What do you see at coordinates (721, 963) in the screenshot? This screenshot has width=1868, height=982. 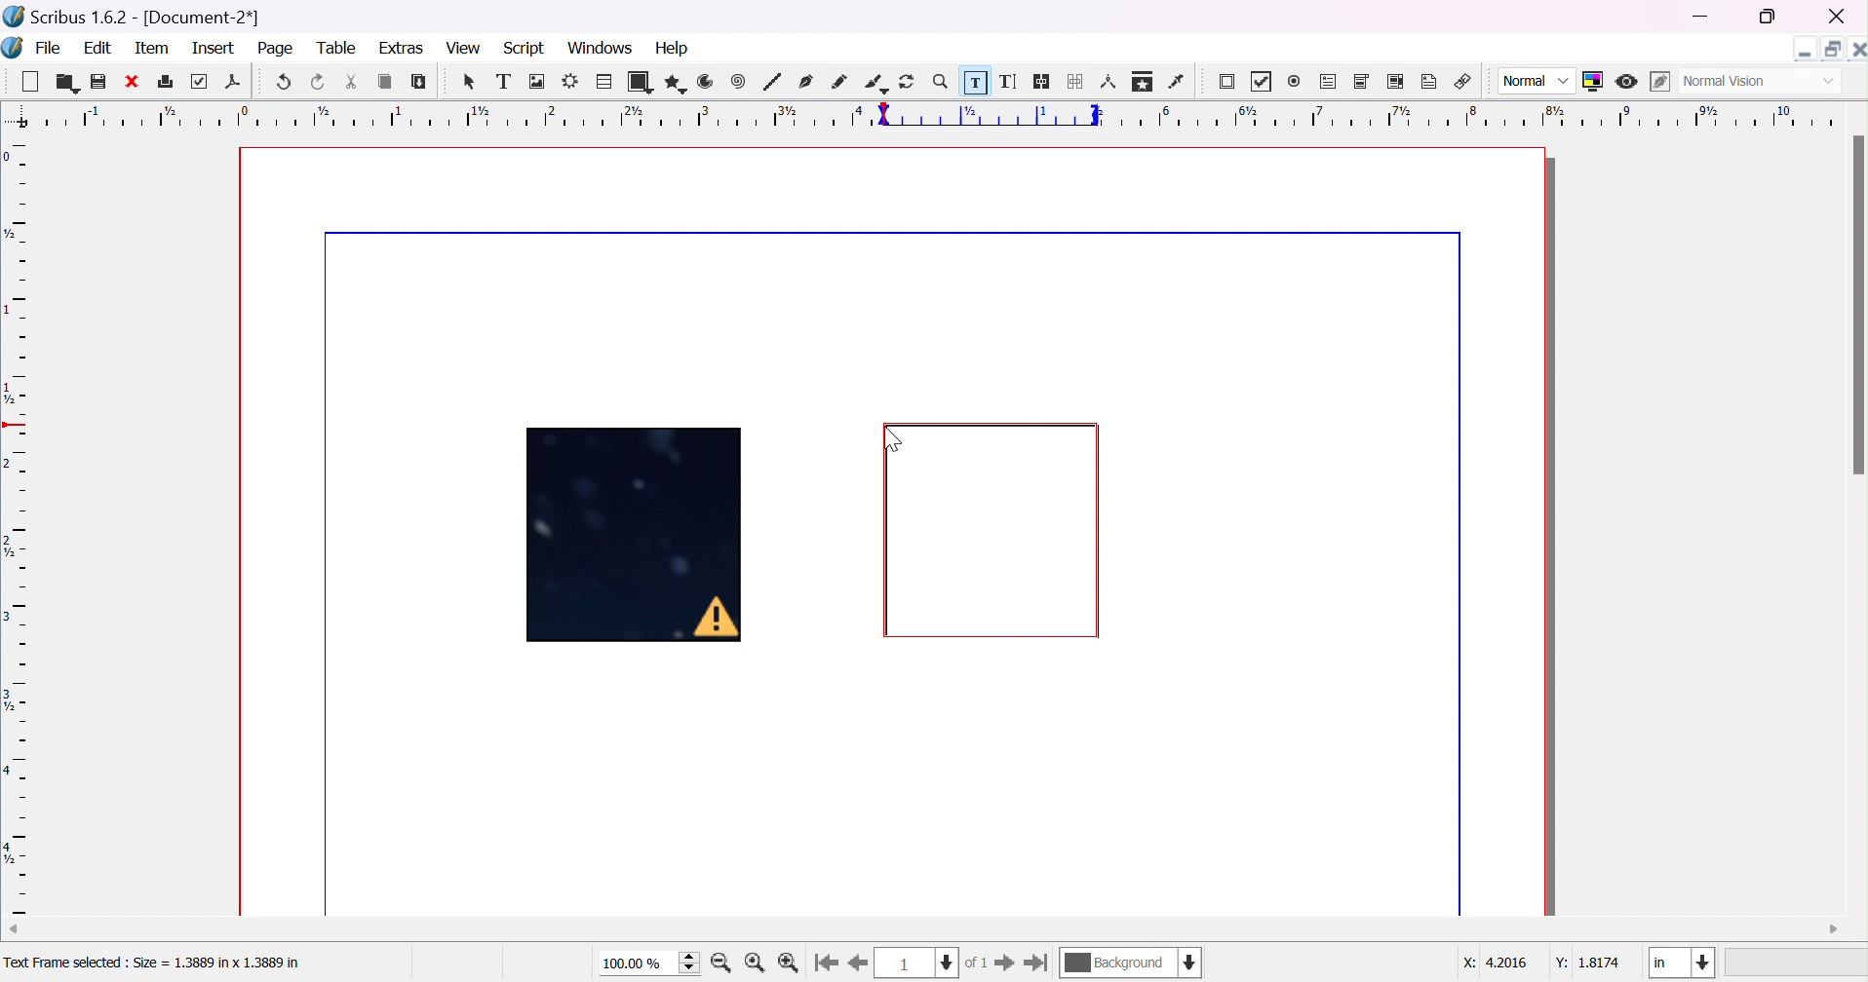 I see `zoom in` at bounding box center [721, 963].